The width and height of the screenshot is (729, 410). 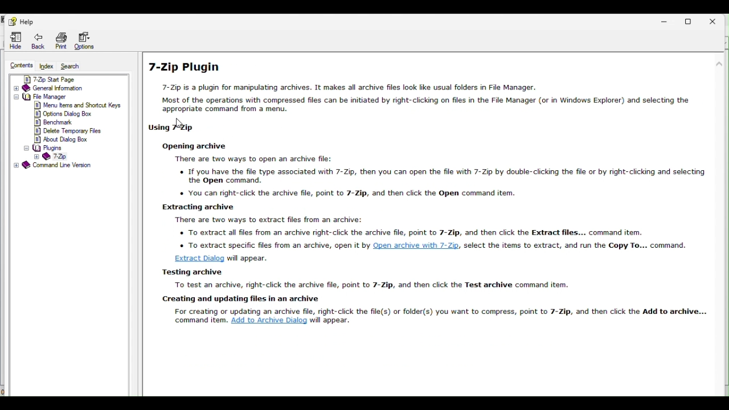 I want to click on file manager, so click(x=46, y=97).